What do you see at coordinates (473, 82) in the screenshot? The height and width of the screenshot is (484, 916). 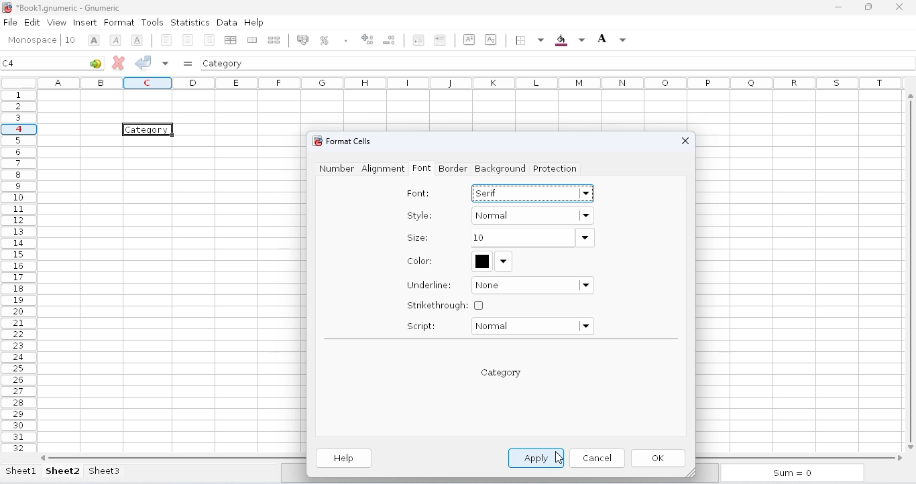 I see `columns` at bounding box center [473, 82].